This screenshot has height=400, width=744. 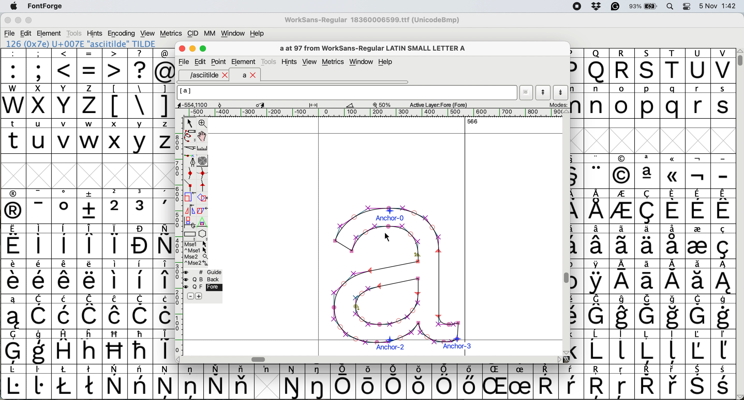 What do you see at coordinates (724, 382) in the screenshot?
I see `symbol` at bounding box center [724, 382].